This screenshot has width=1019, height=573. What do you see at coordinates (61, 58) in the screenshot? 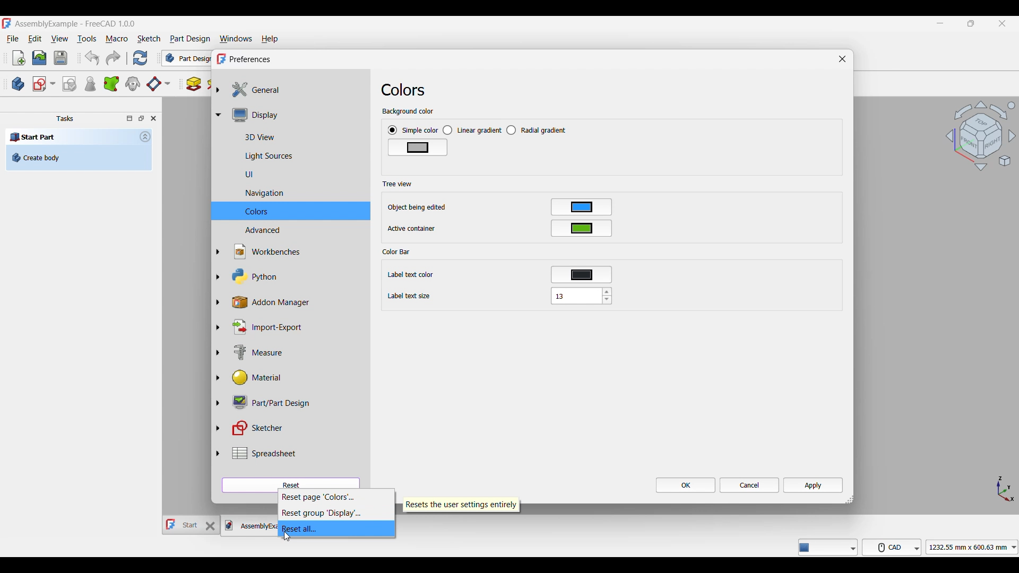
I see `Save` at bounding box center [61, 58].